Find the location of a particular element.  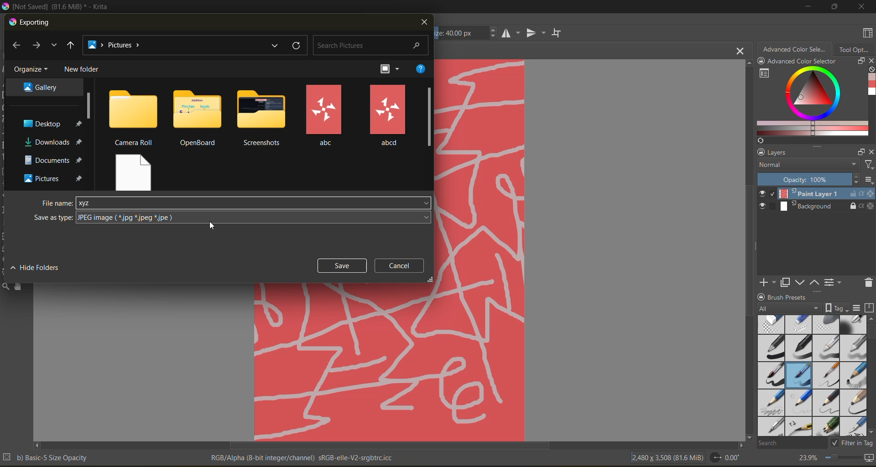

folders is located at coordinates (264, 119).